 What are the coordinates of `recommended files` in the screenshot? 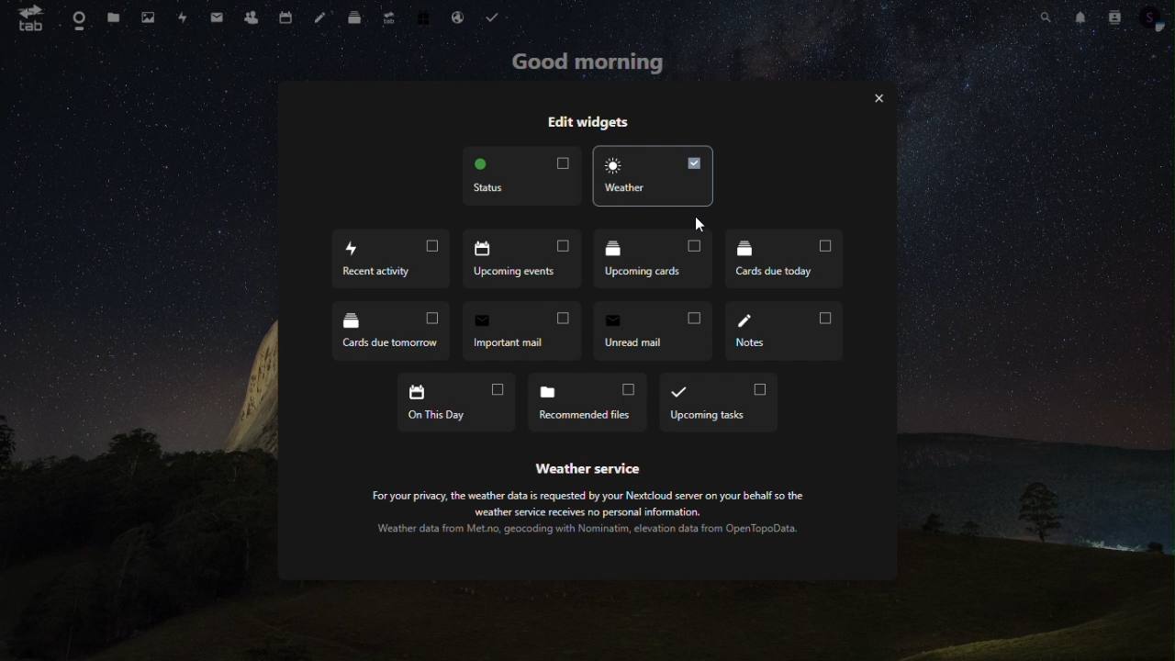 It's located at (587, 399).